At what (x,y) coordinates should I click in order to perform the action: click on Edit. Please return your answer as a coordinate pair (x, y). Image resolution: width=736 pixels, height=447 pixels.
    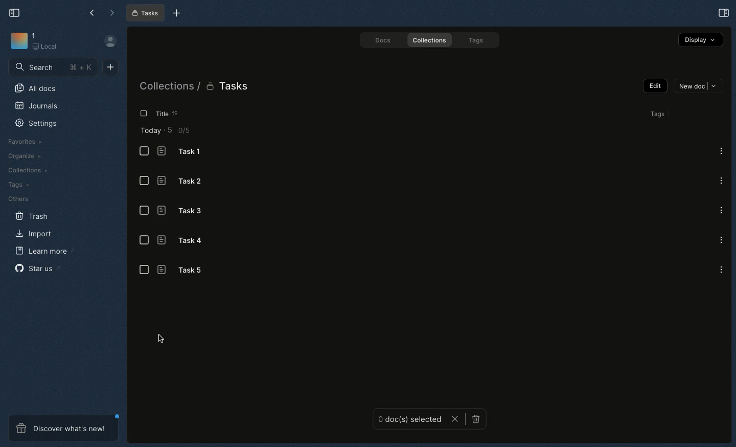
    Looking at the image, I should click on (655, 86).